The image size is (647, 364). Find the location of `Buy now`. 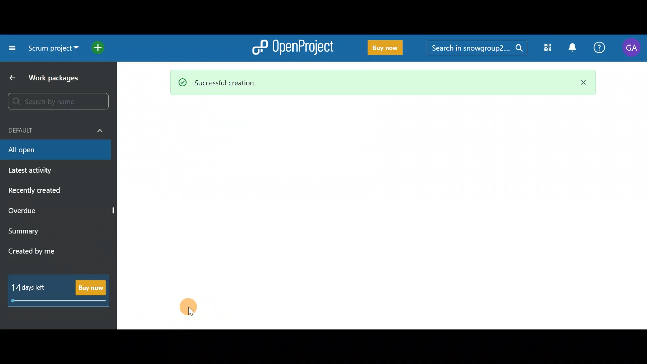

Buy now is located at coordinates (382, 48).